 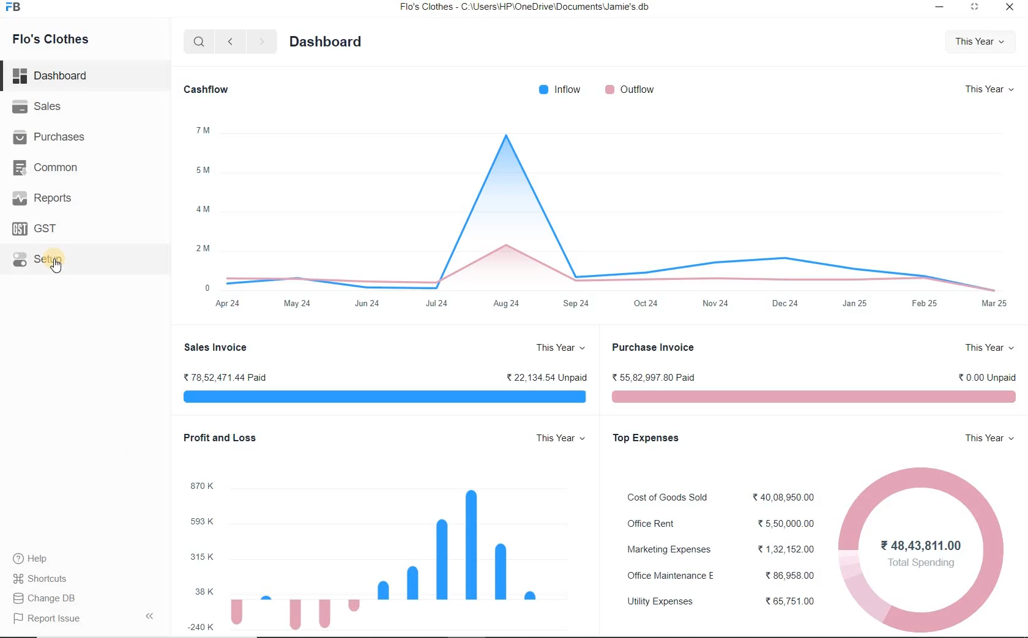 I want to click on Sales Invoice, so click(x=215, y=347).